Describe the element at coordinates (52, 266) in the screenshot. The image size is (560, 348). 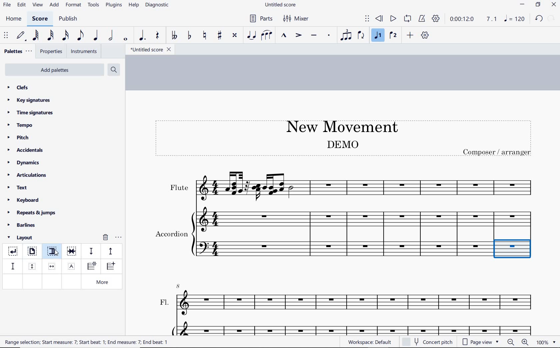
I see `insert horizontal` at that location.